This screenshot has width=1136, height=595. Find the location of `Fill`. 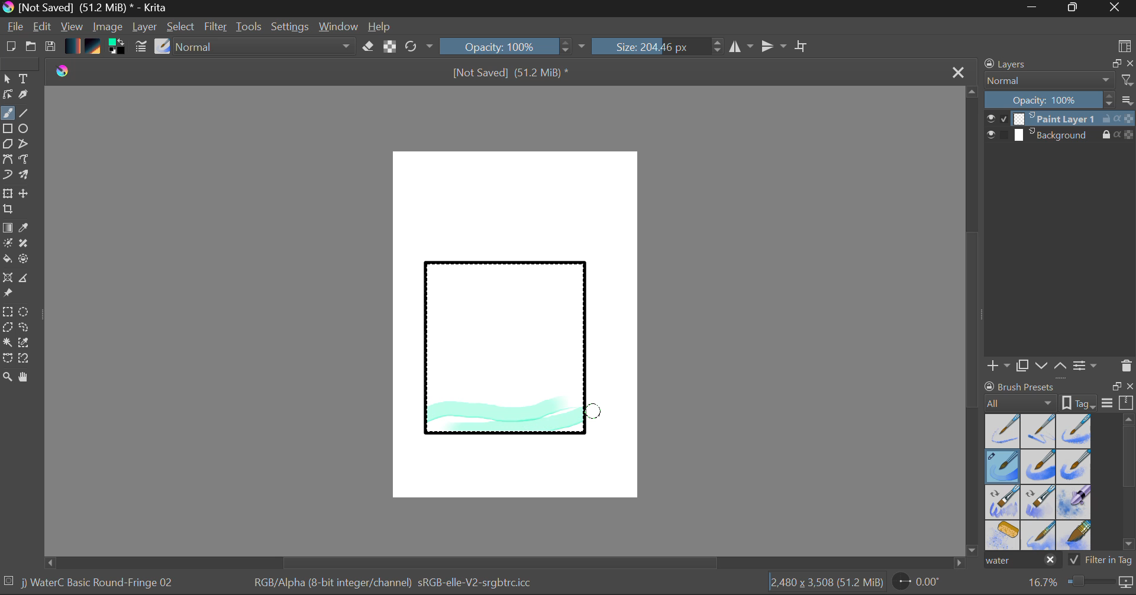

Fill is located at coordinates (7, 261).